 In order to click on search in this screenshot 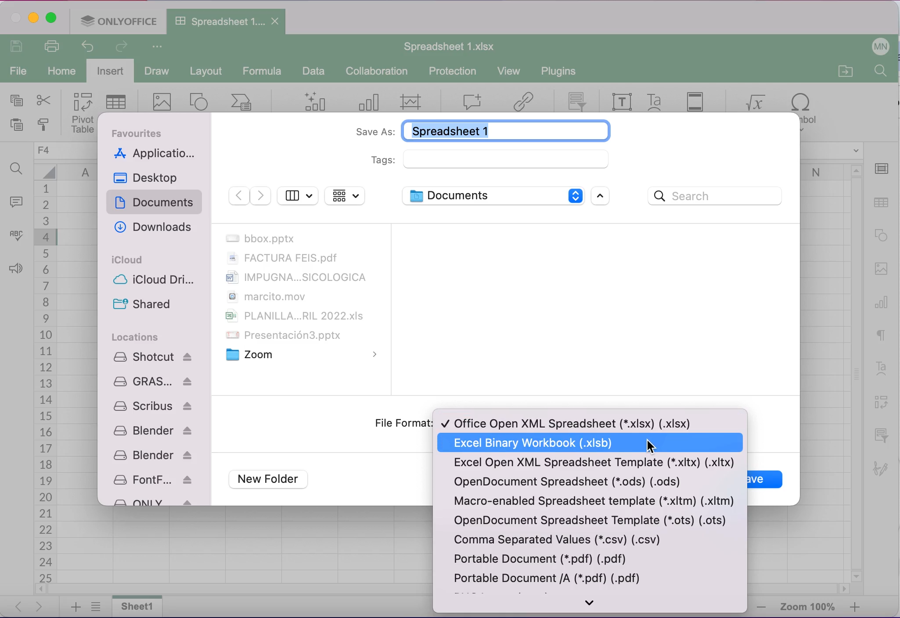, I will do `click(718, 197)`.